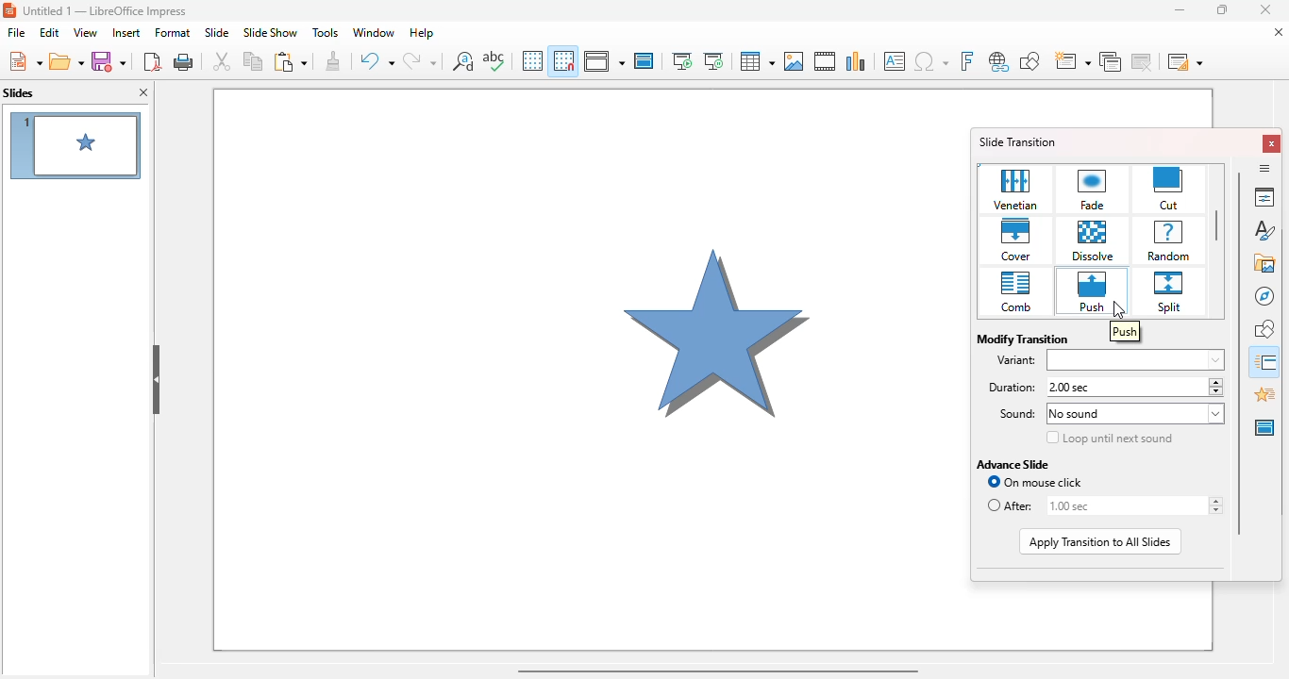  I want to click on Untitled 1 — LibreOffice Impress, so click(108, 11).